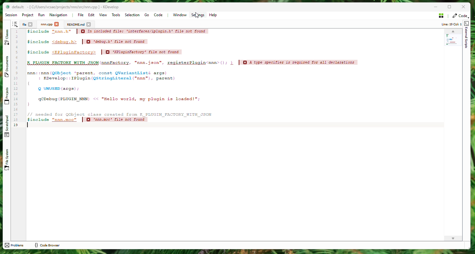 The height and width of the screenshot is (254, 475). What do you see at coordinates (27, 15) in the screenshot?
I see `Project` at bounding box center [27, 15].